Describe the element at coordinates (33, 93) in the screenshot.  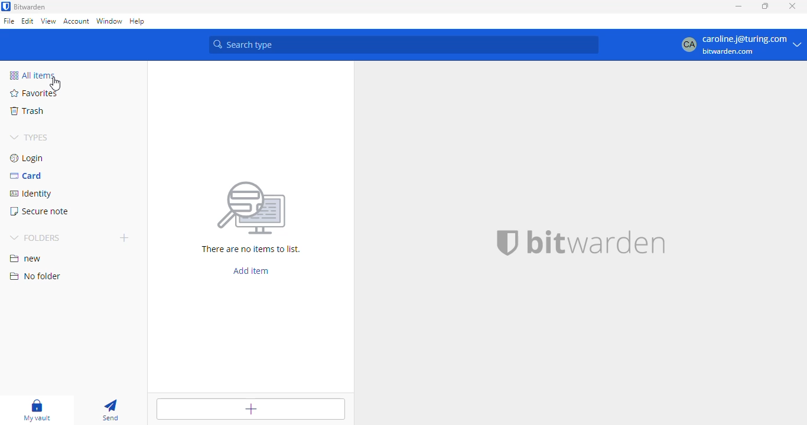
I see `favorites` at that location.